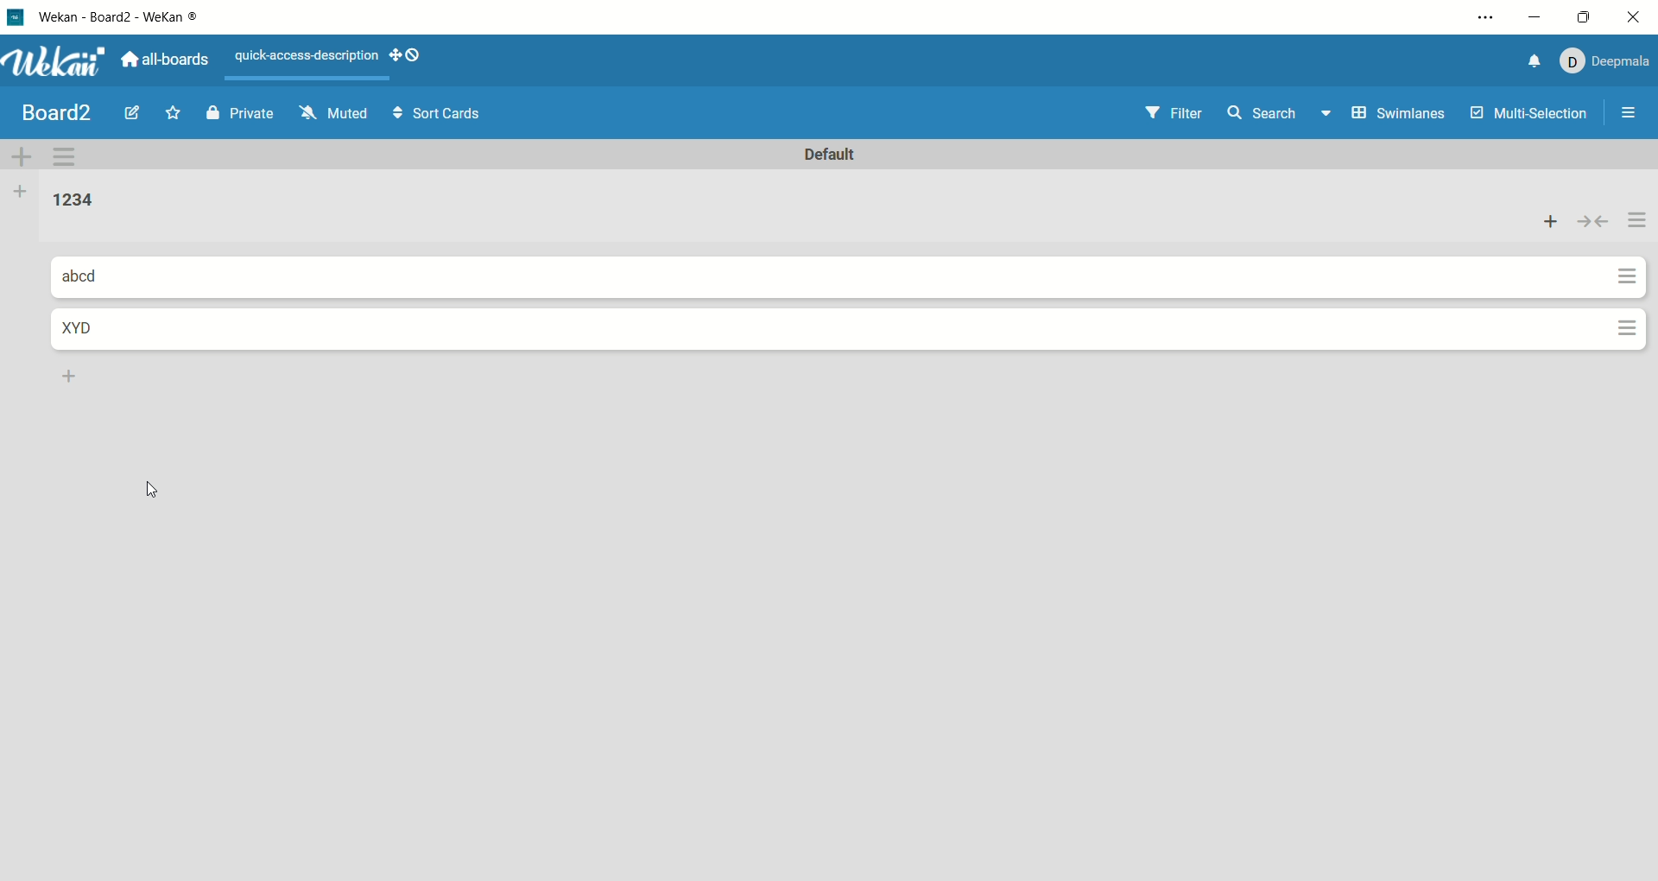 The image size is (1658, 881). Describe the element at coordinates (18, 191) in the screenshot. I see `add list` at that location.